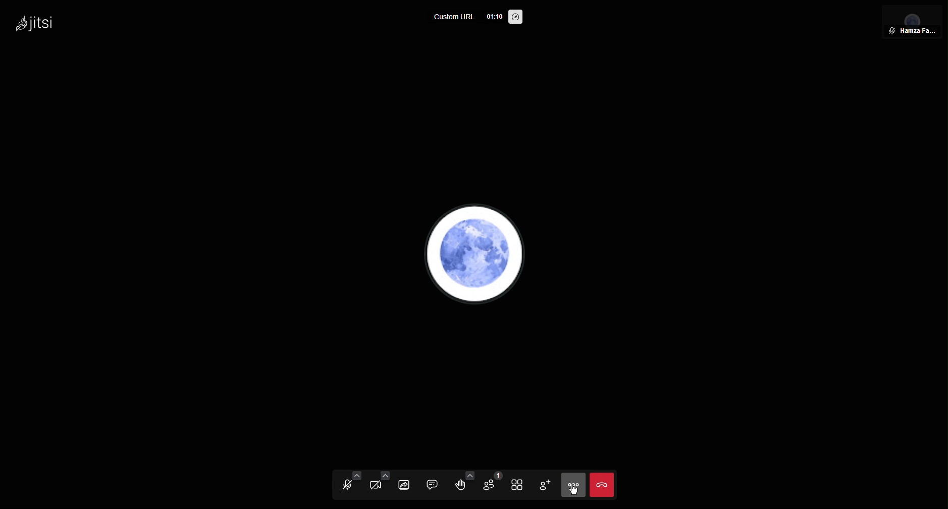 This screenshot has height=509, width=948. Describe the element at coordinates (379, 484) in the screenshot. I see `Video` at that location.